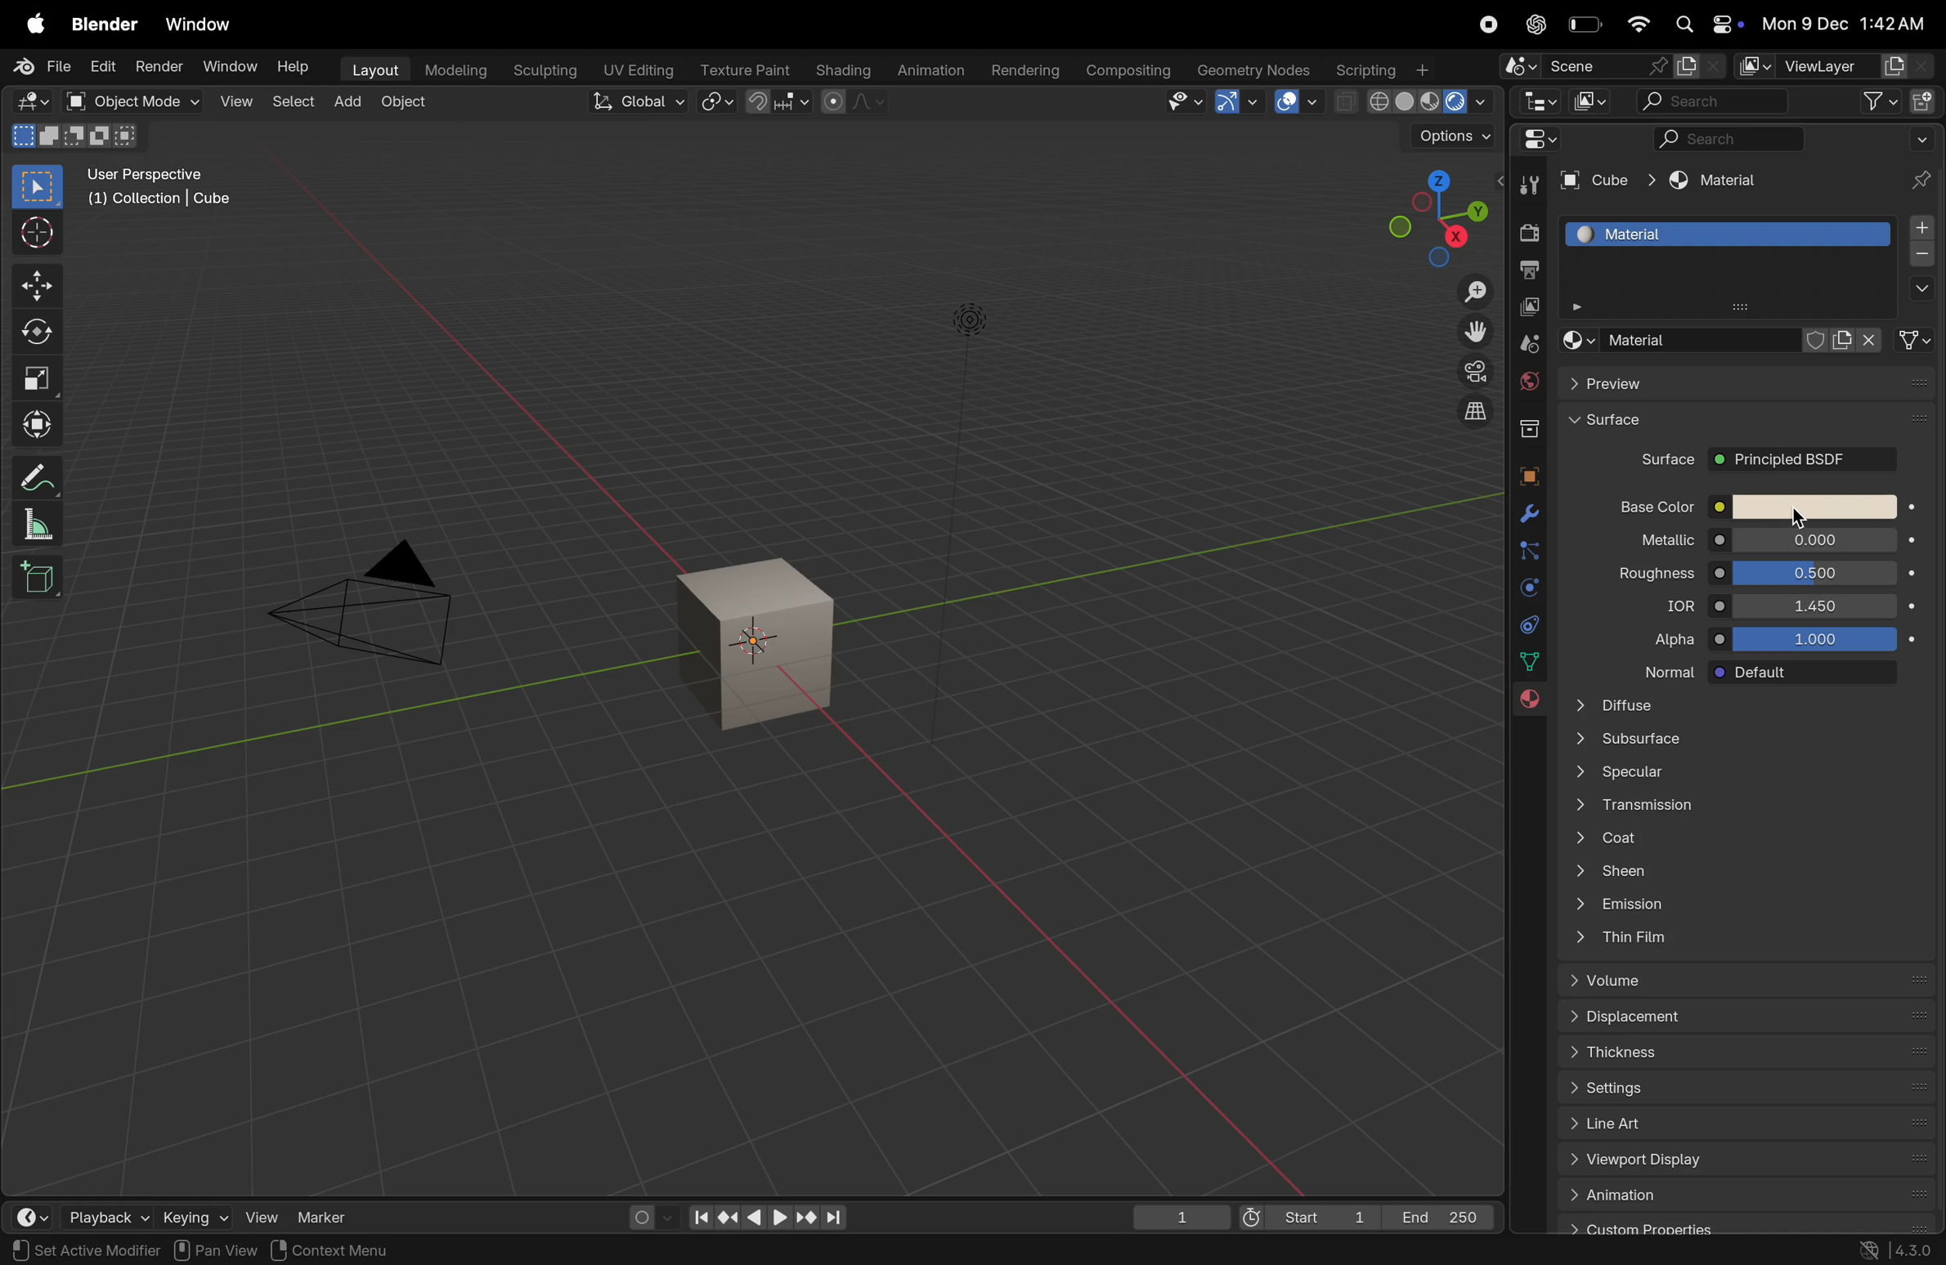 The image size is (1946, 1265). I want to click on select box, so click(37, 187).